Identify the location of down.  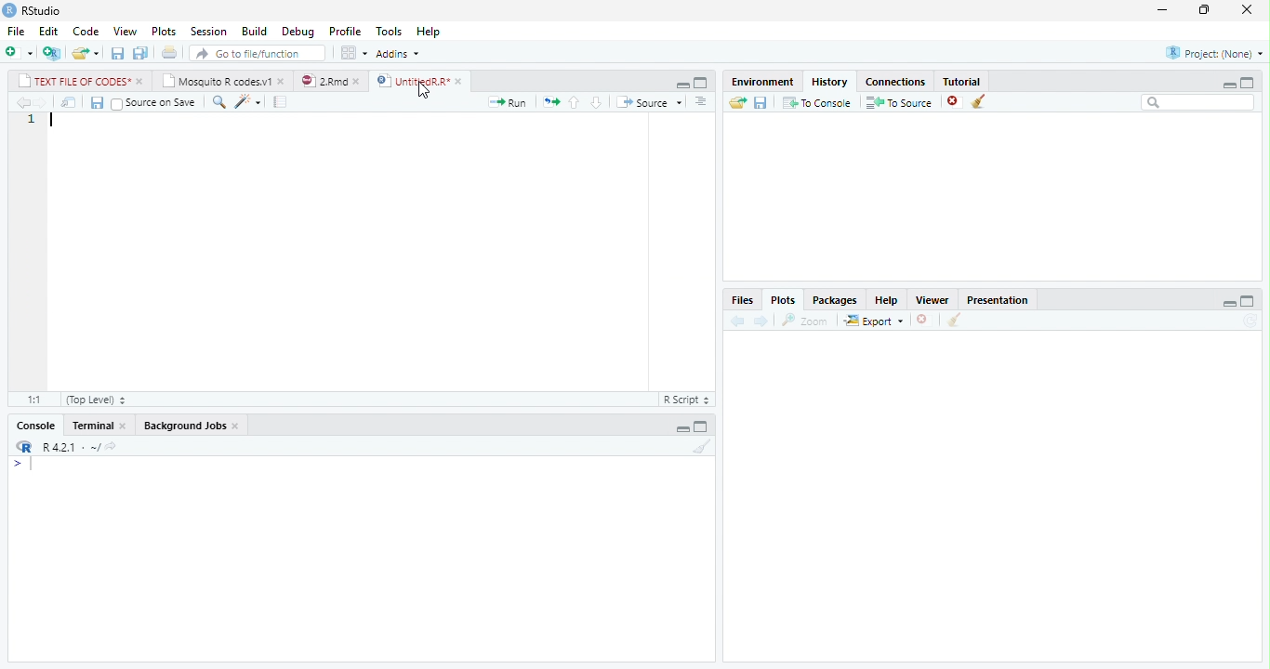
(595, 103).